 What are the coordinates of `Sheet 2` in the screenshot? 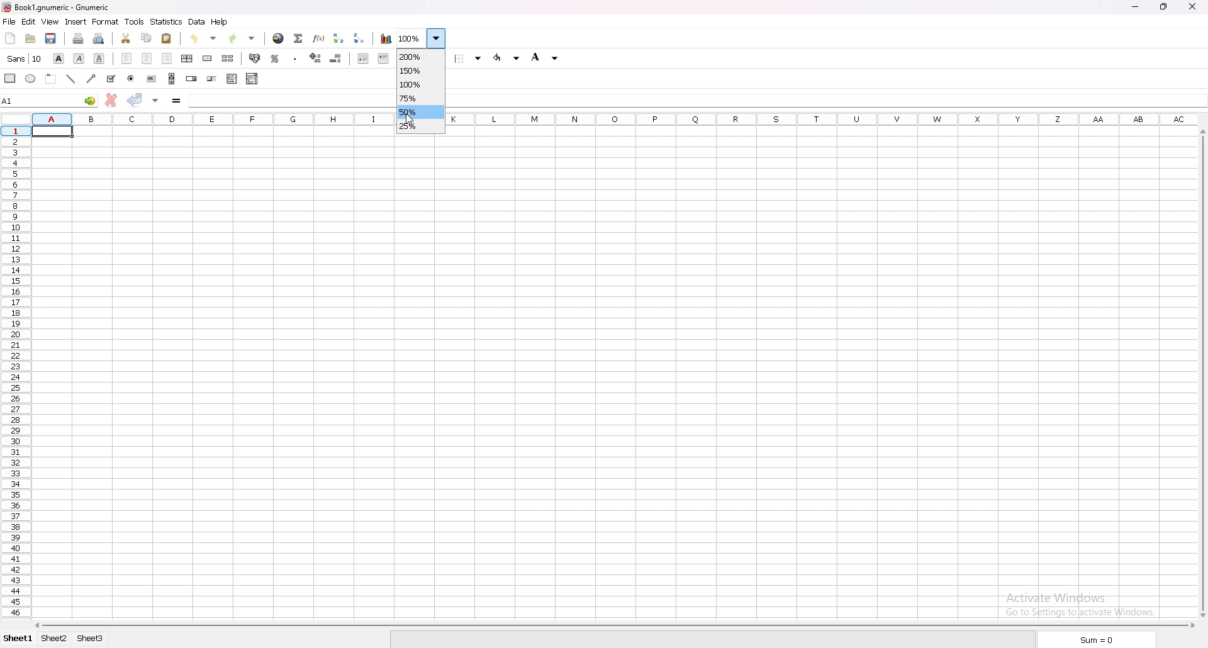 It's located at (52, 640).